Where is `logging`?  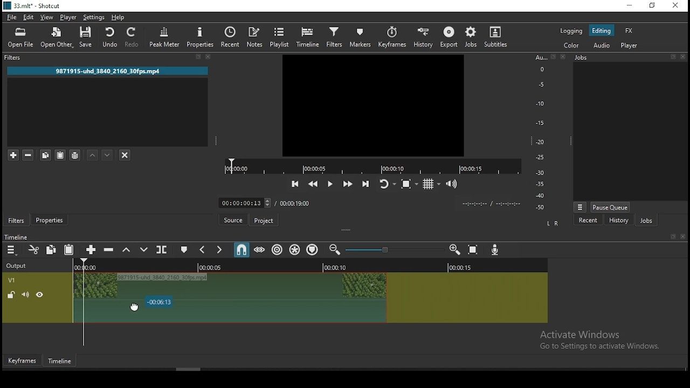 logging is located at coordinates (572, 32).